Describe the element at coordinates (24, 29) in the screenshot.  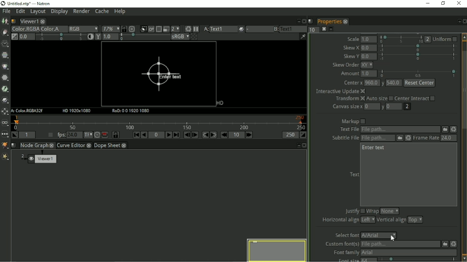
I see `Color.RGBA` at that location.